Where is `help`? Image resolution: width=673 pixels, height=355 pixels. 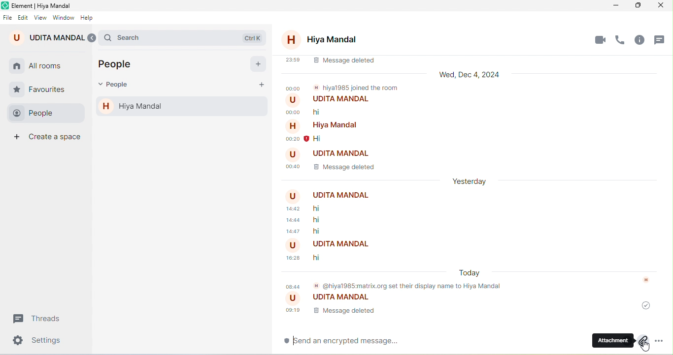 help is located at coordinates (91, 17).